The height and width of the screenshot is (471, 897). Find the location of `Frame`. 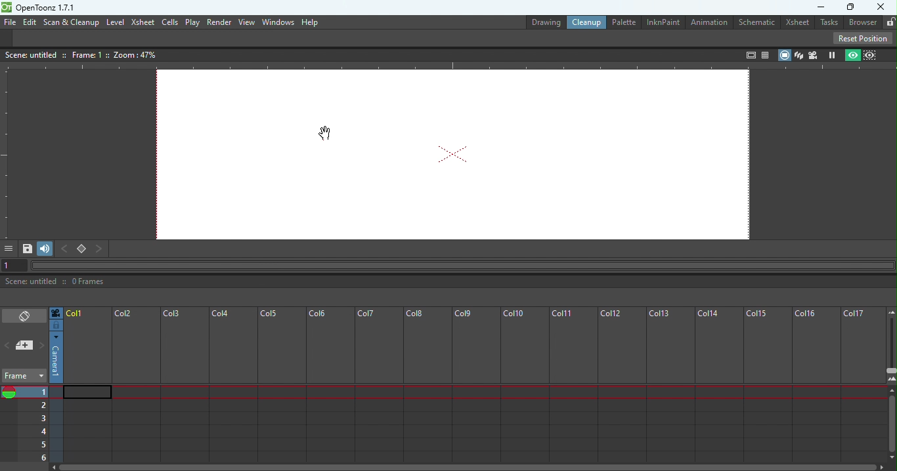

Frame is located at coordinates (25, 370).